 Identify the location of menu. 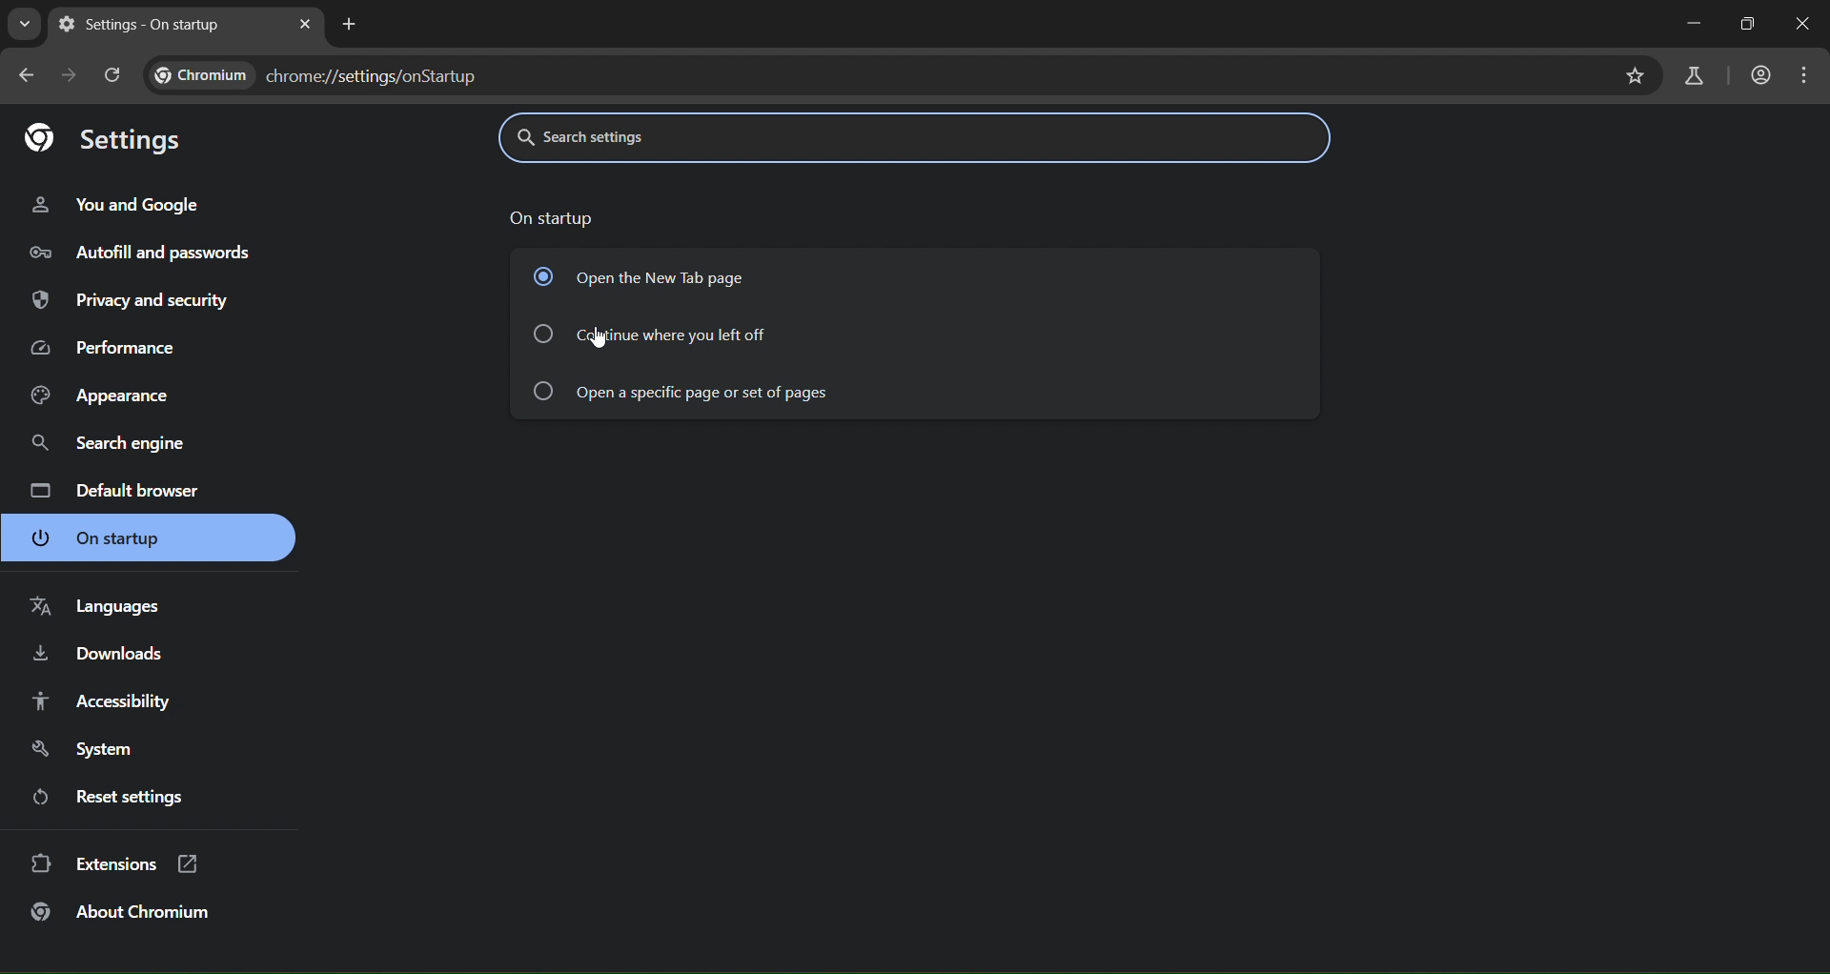
(1799, 73).